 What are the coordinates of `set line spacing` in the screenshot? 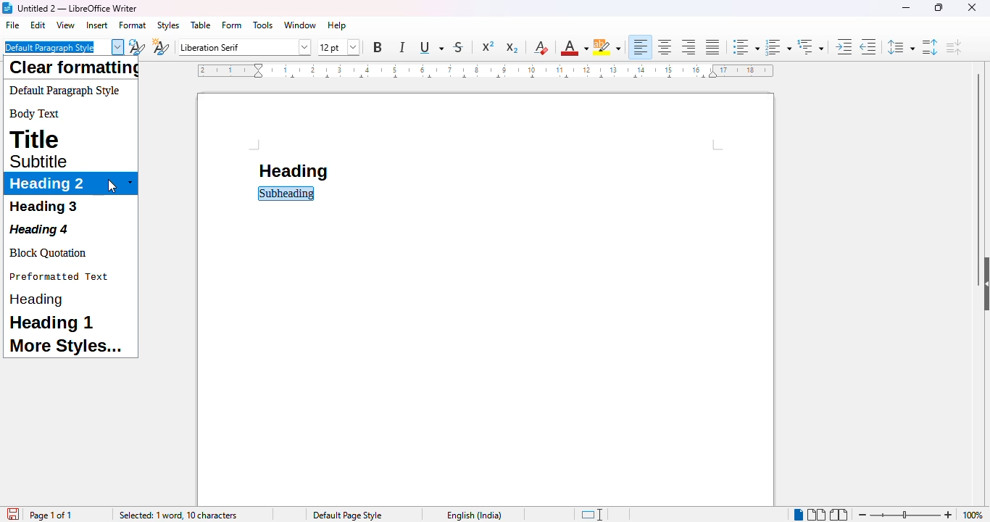 It's located at (899, 47).